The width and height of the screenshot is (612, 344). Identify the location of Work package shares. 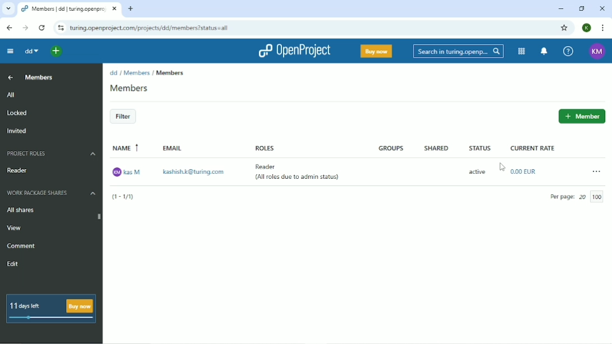
(52, 193).